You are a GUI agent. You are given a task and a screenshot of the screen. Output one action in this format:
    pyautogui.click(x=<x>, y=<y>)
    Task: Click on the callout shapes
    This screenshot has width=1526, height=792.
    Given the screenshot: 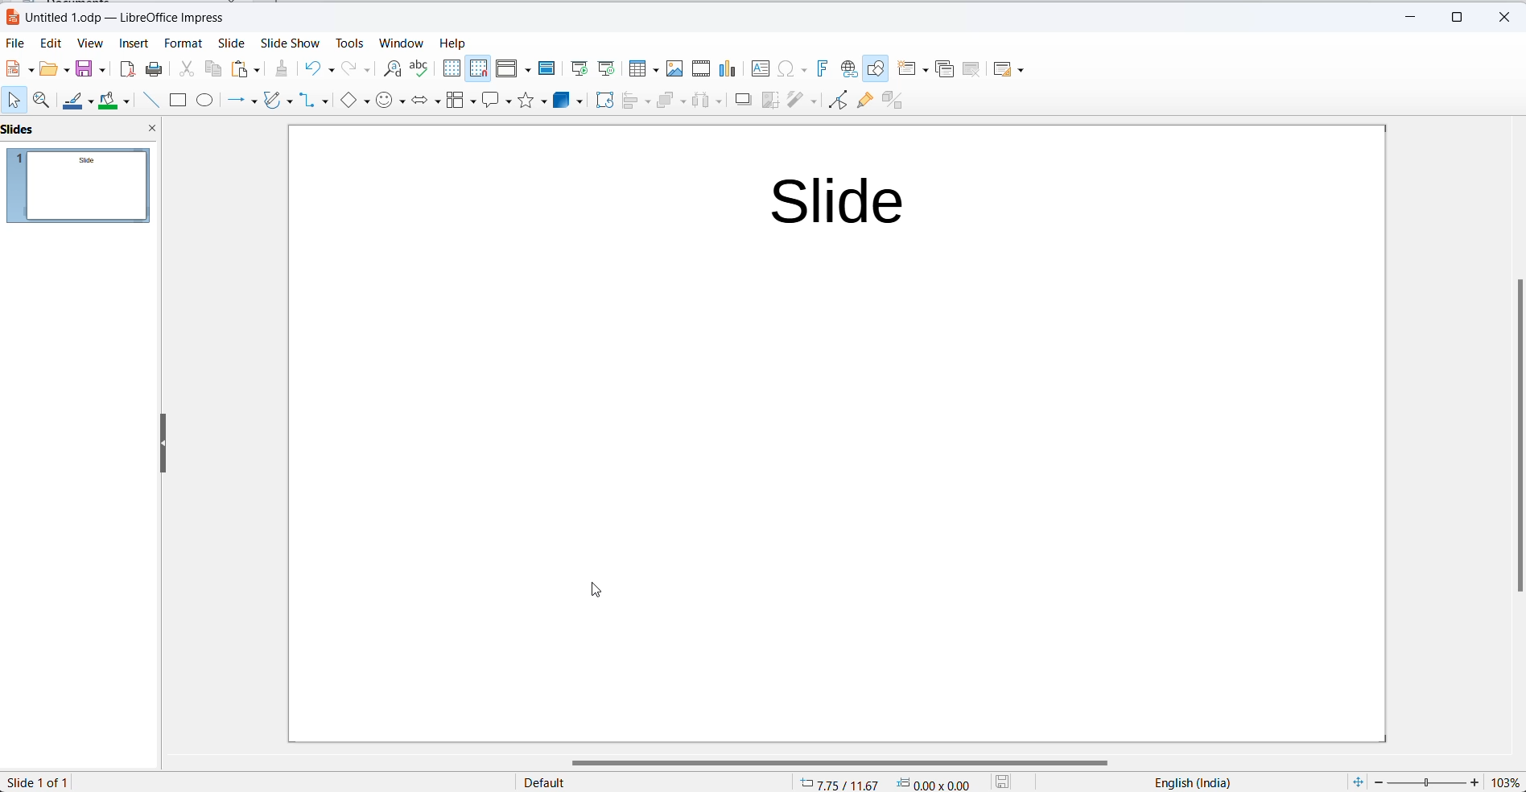 What is the action you would take?
    pyautogui.click(x=497, y=102)
    